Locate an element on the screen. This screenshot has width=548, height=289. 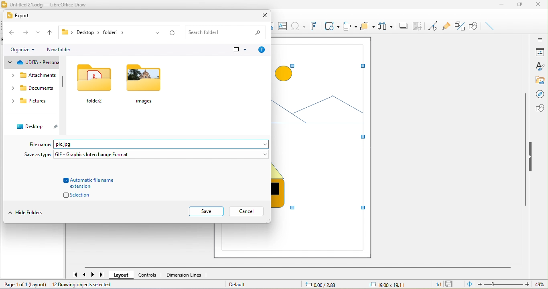
hide is located at coordinates (532, 158).